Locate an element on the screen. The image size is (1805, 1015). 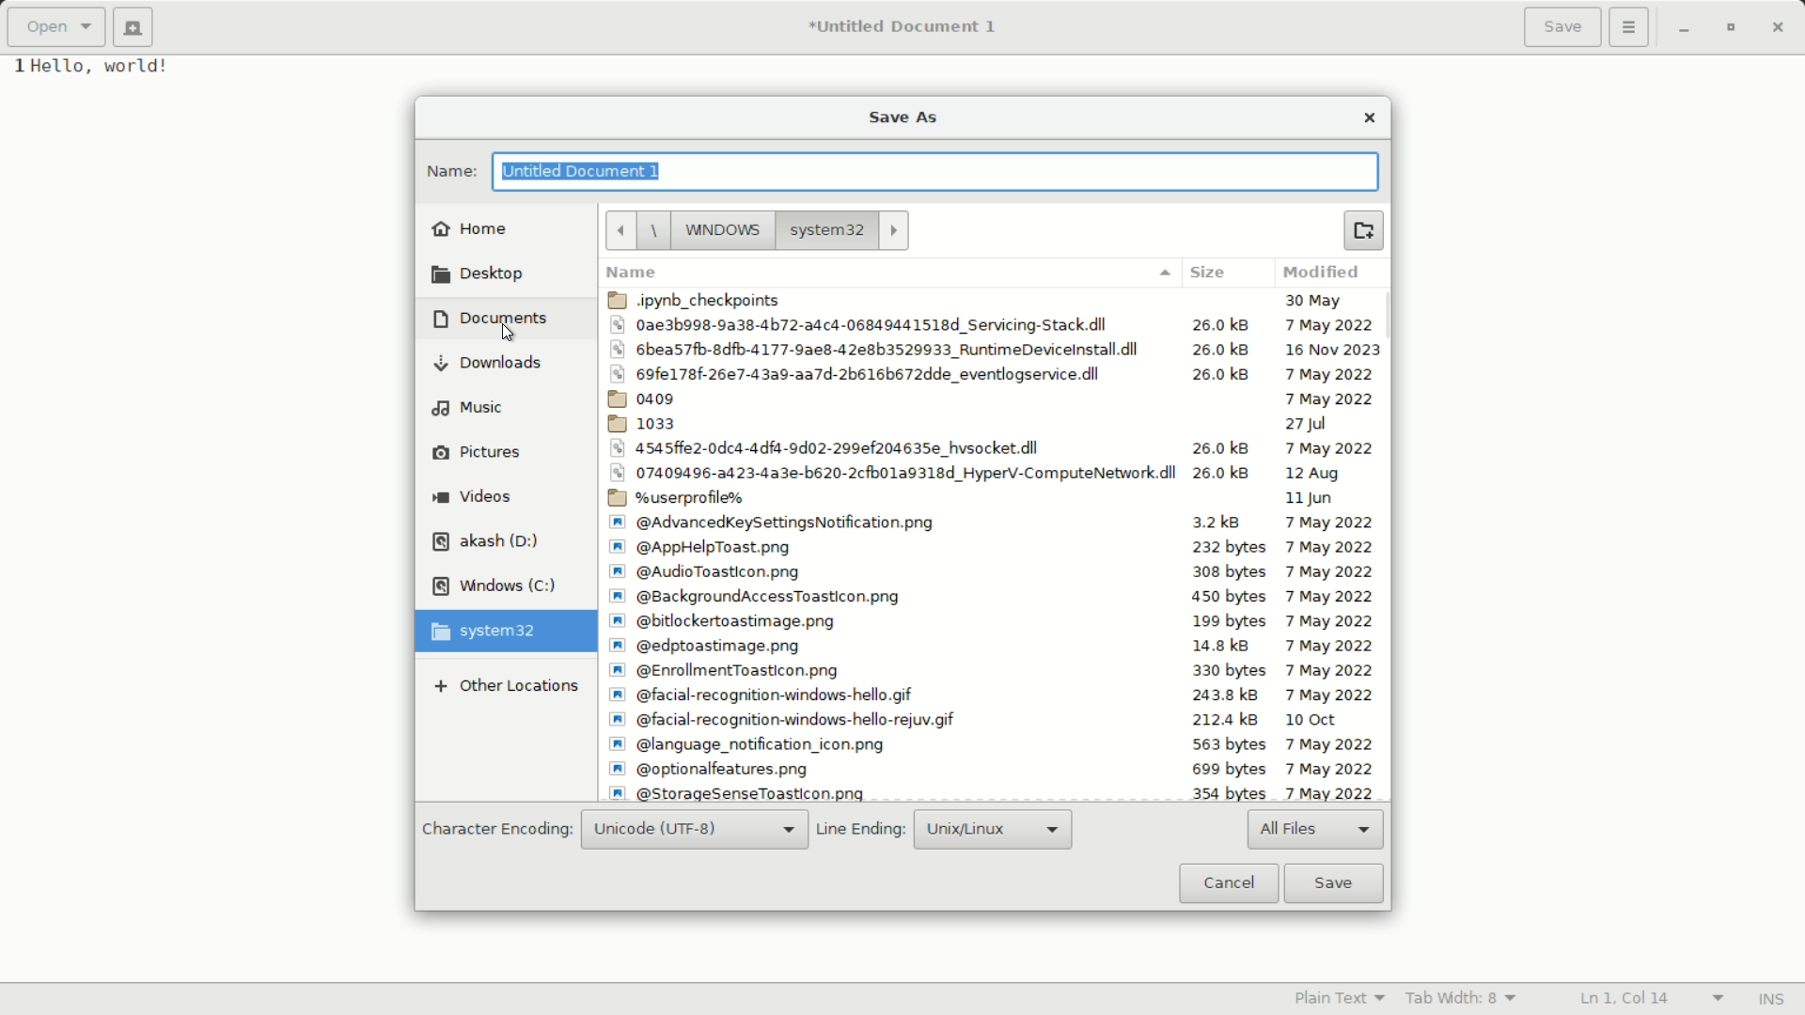
File is located at coordinates (991, 523).